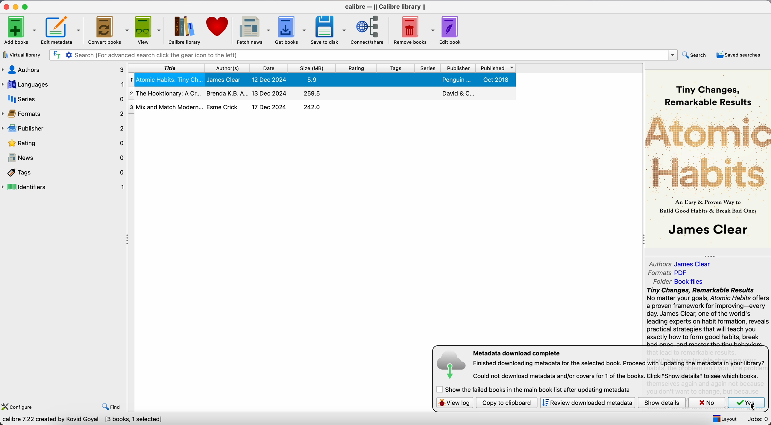  Describe the element at coordinates (619, 364) in the screenshot. I see `Finished downloading metadata for the selected book. Proceed with updating the metadata in your library?` at that location.